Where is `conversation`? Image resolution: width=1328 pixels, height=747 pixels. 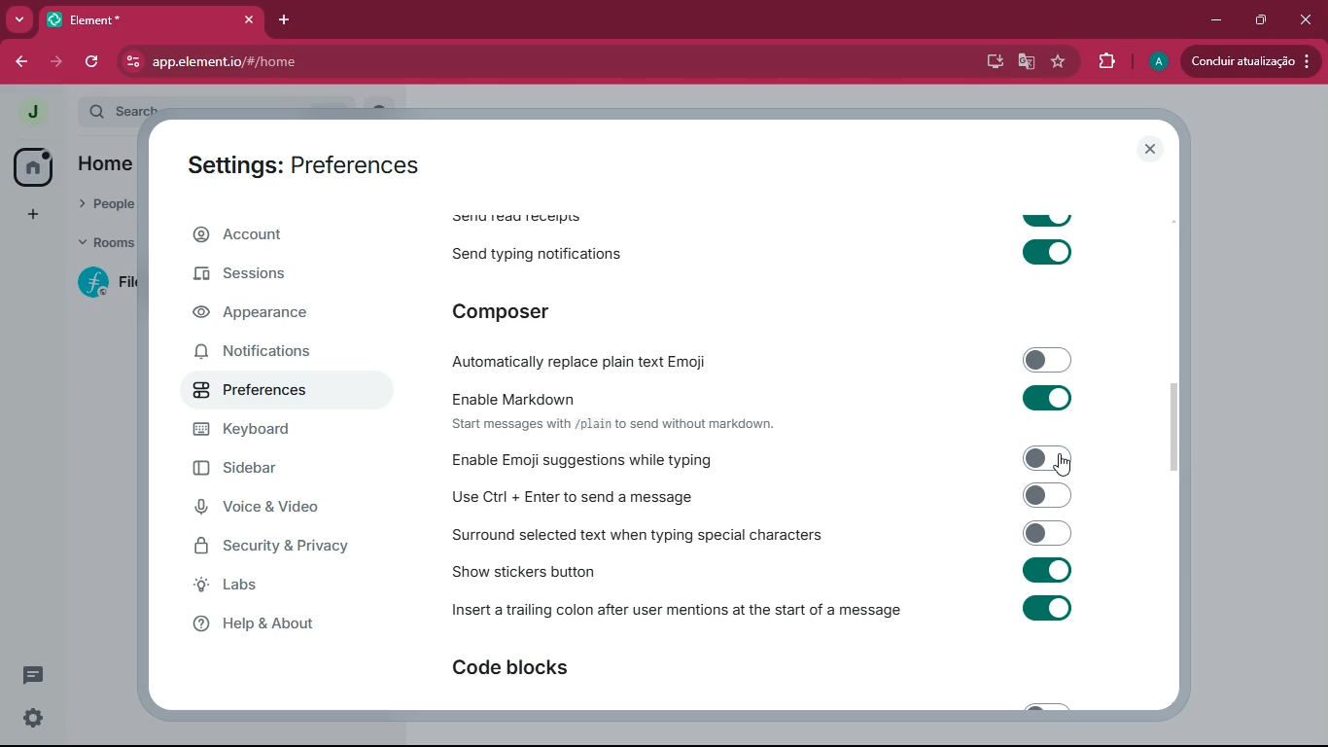 conversation is located at coordinates (37, 674).